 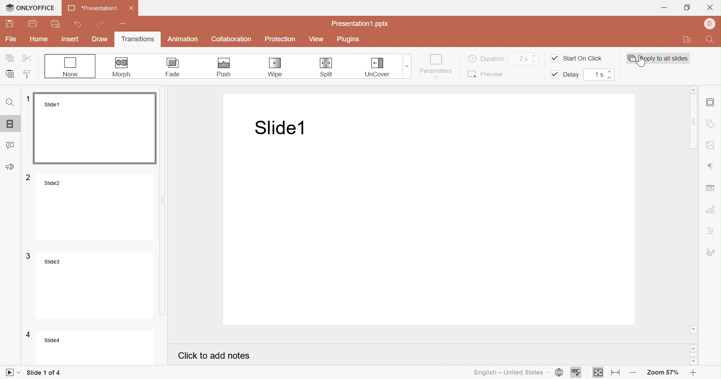 I want to click on Slide settings, so click(x=710, y=103).